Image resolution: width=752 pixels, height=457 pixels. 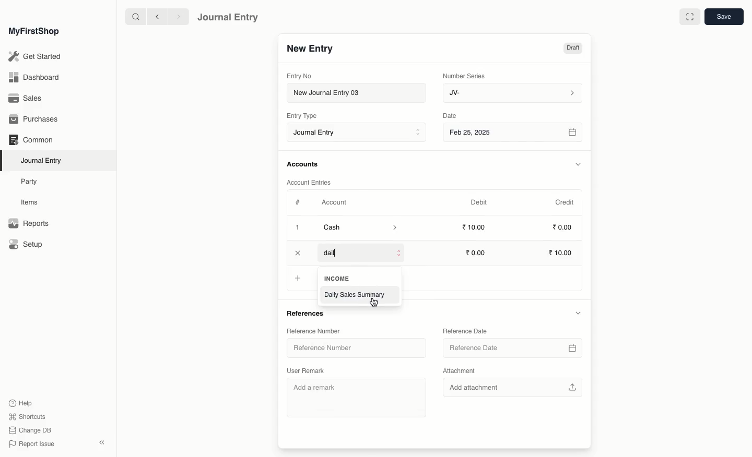 I want to click on 10.00, so click(x=562, y=254).